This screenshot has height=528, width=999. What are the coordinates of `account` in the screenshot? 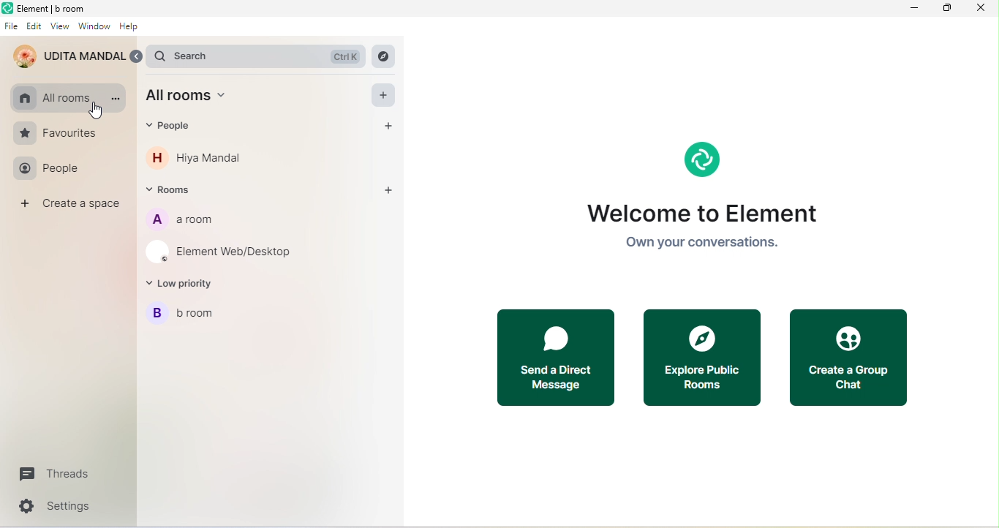 It's located at (69, 57).